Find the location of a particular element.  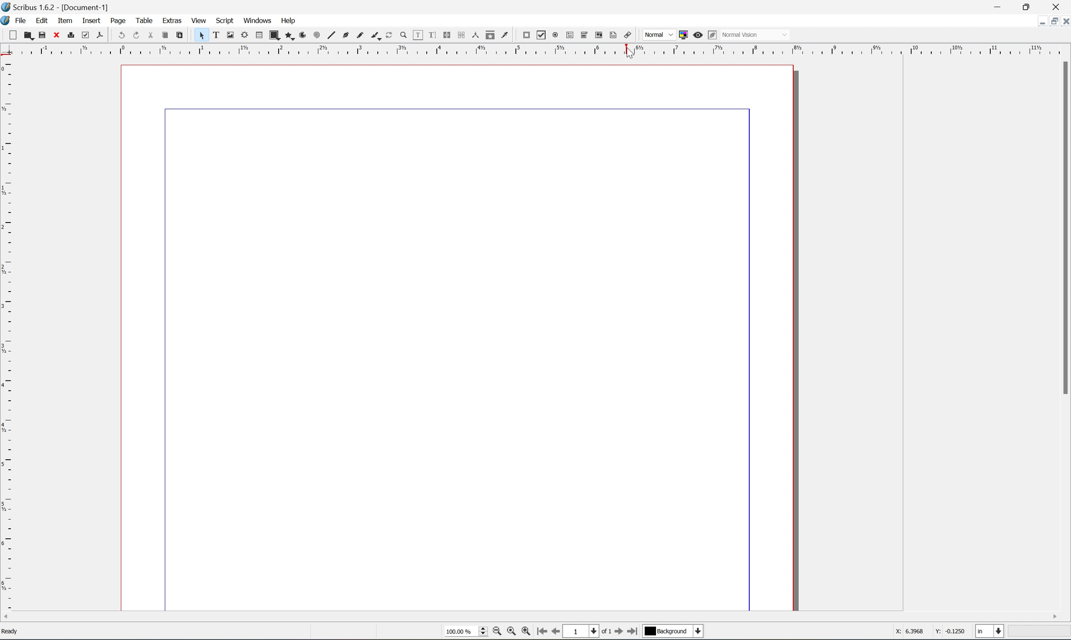

polygon is located at coordinates (288, 35).